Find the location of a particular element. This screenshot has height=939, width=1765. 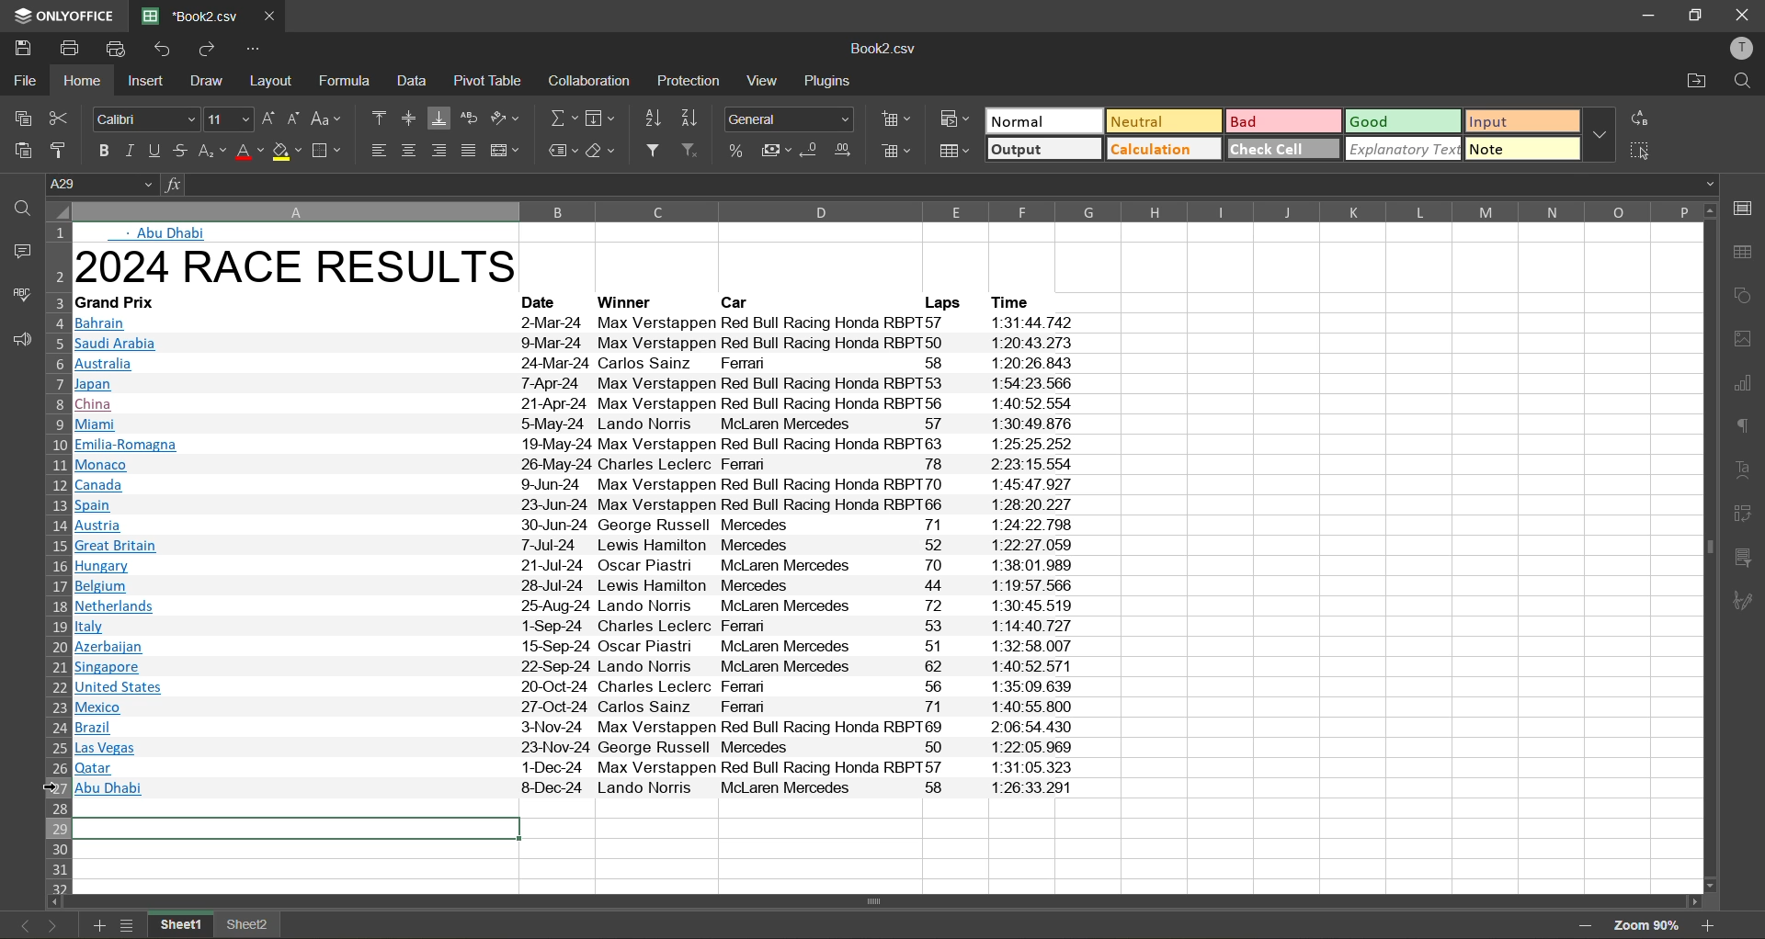

text info is located at coordinates (630, 303).